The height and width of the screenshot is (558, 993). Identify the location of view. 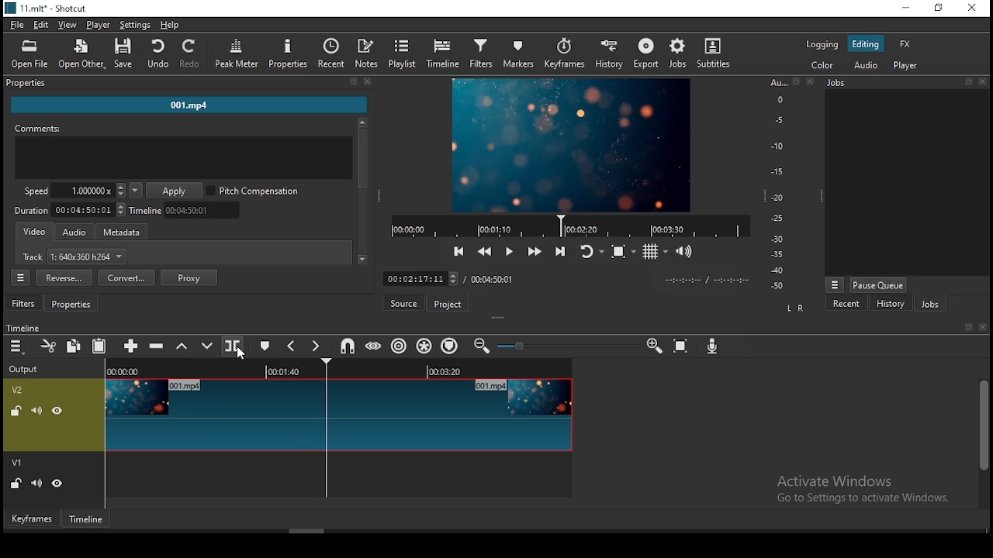
(67, 26).